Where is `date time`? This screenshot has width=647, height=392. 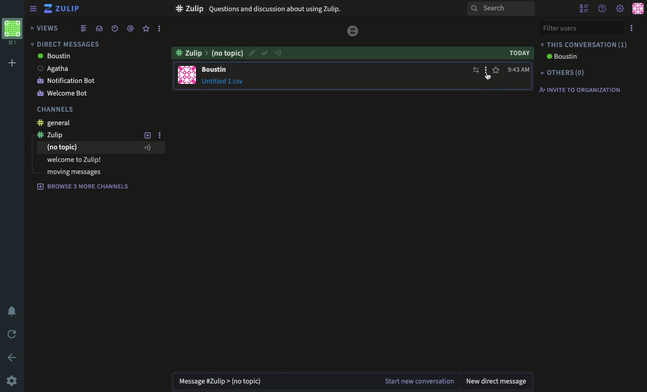
date time is located at coordinates (115, 28).